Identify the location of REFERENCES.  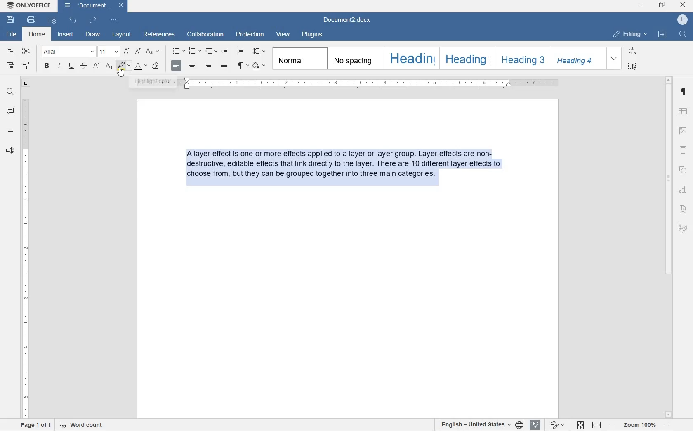
(158, 34).